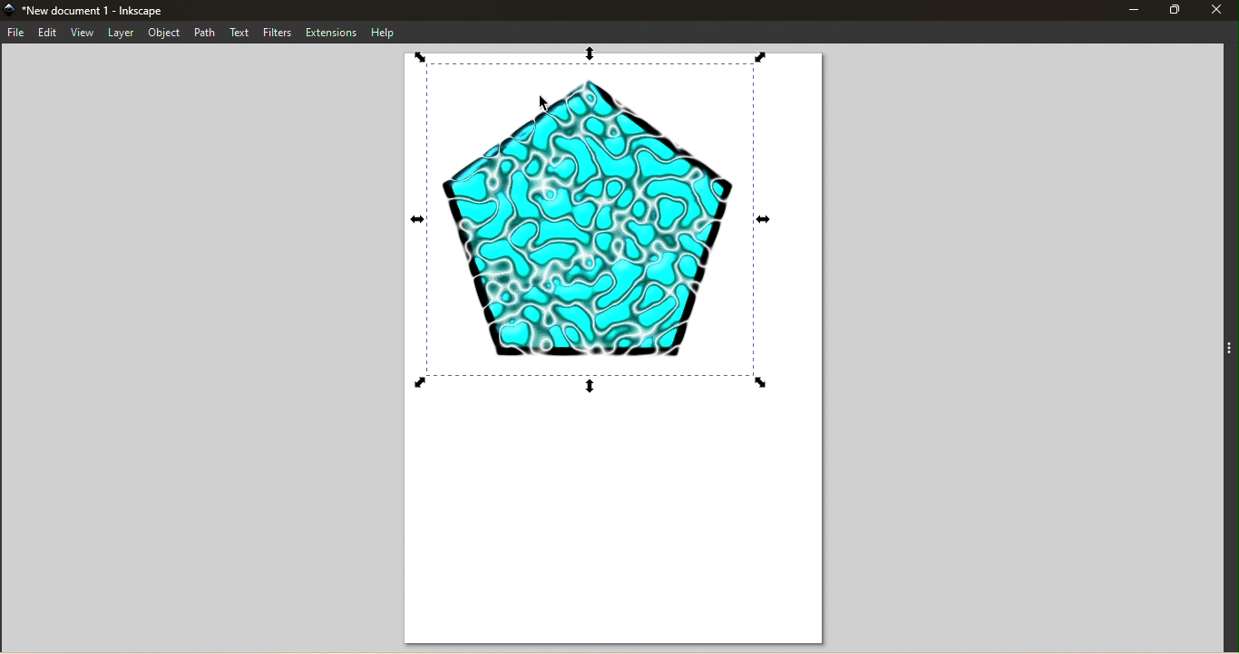 This screenshot has height=654, width=1239. I want to click on Layer, so click(121, 33).